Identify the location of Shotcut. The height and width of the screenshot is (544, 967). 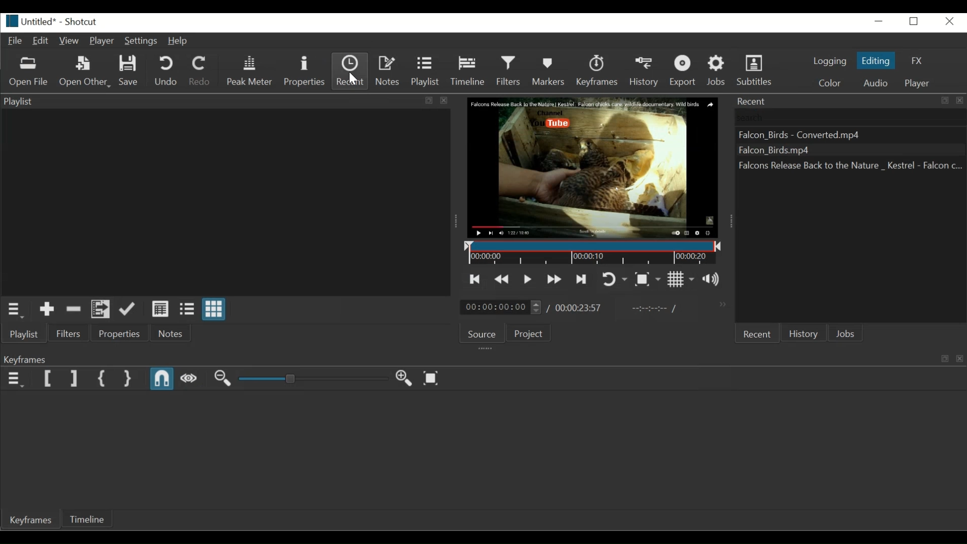
(83, 23).